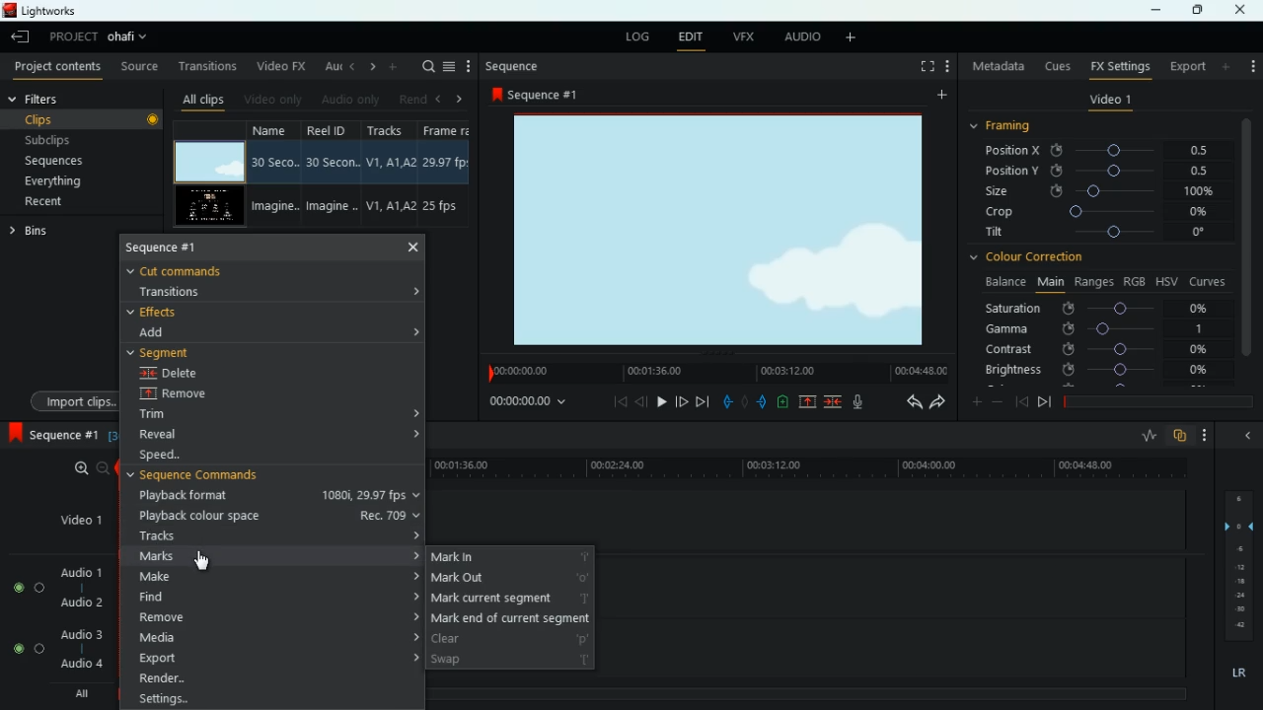 The height and width of the screenshot is (710, 1263). I want to click on project ohafi, so click(105, 38).